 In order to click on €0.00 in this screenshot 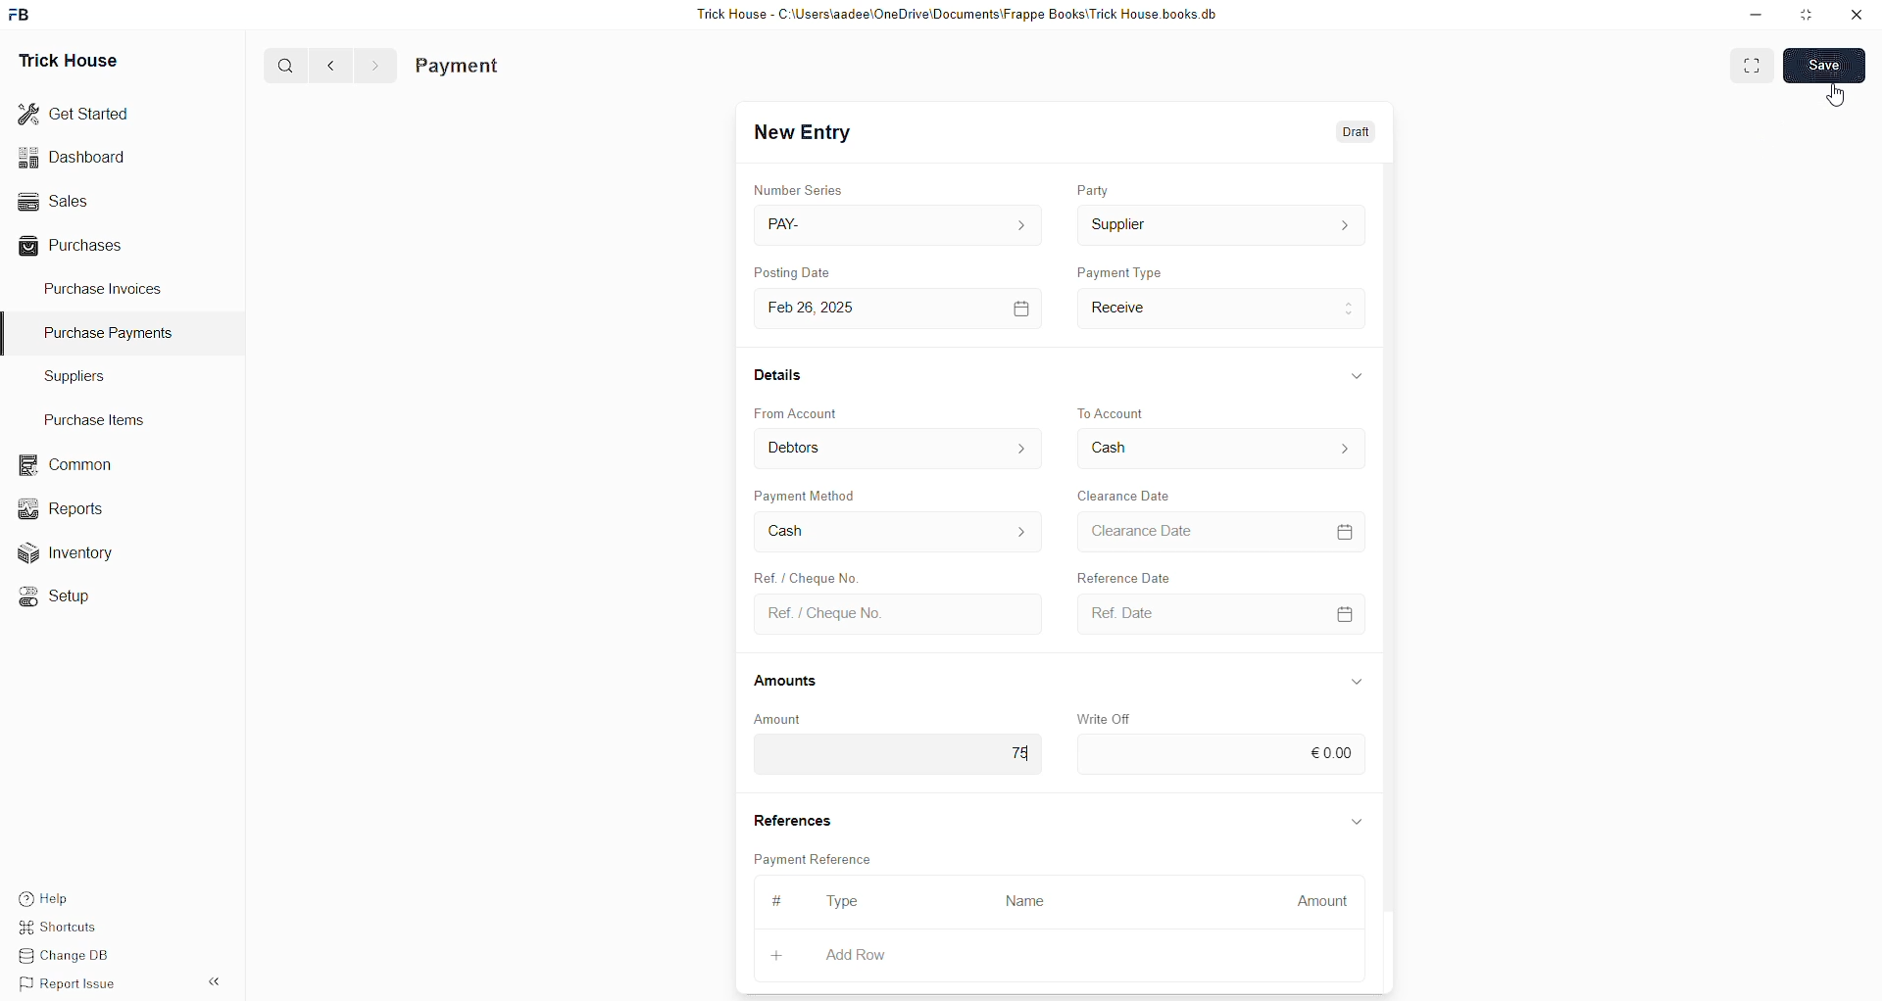, I will do `click(1220, 755)`.